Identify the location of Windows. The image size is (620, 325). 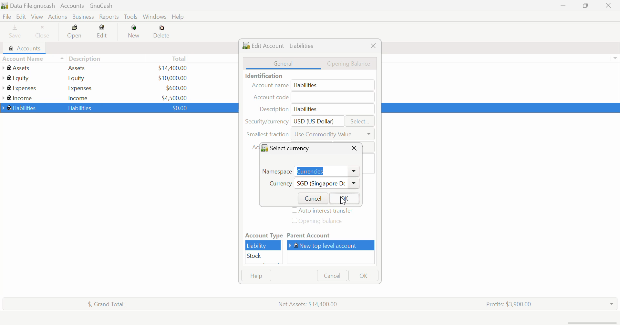
(155, 17).